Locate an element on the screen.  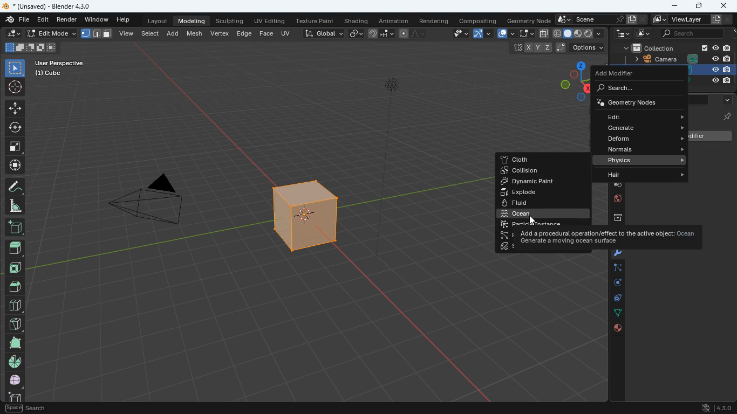
world is located at coordinates (615, 200).